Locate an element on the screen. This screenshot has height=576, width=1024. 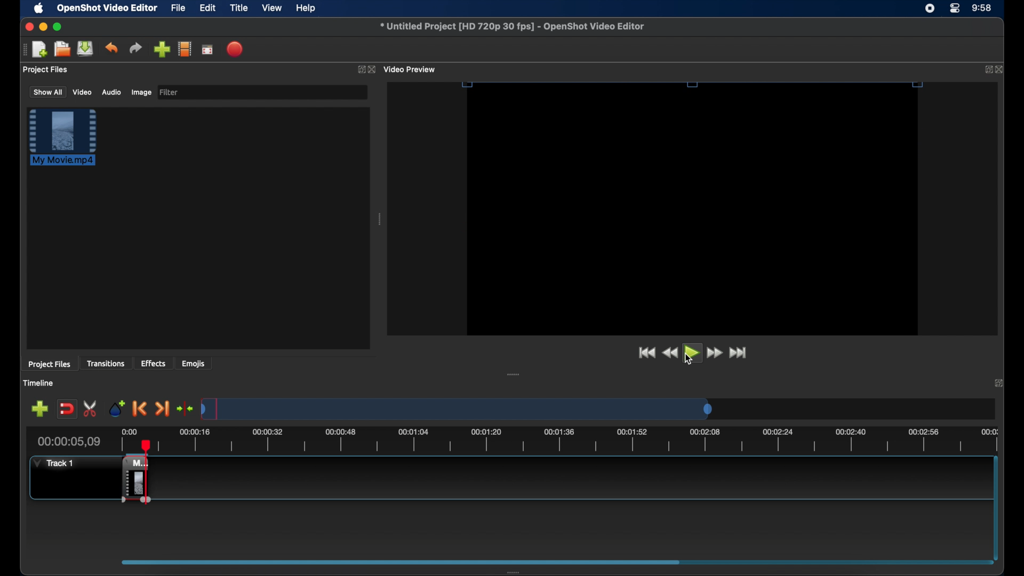
edit is located at coordinates (207, 9).